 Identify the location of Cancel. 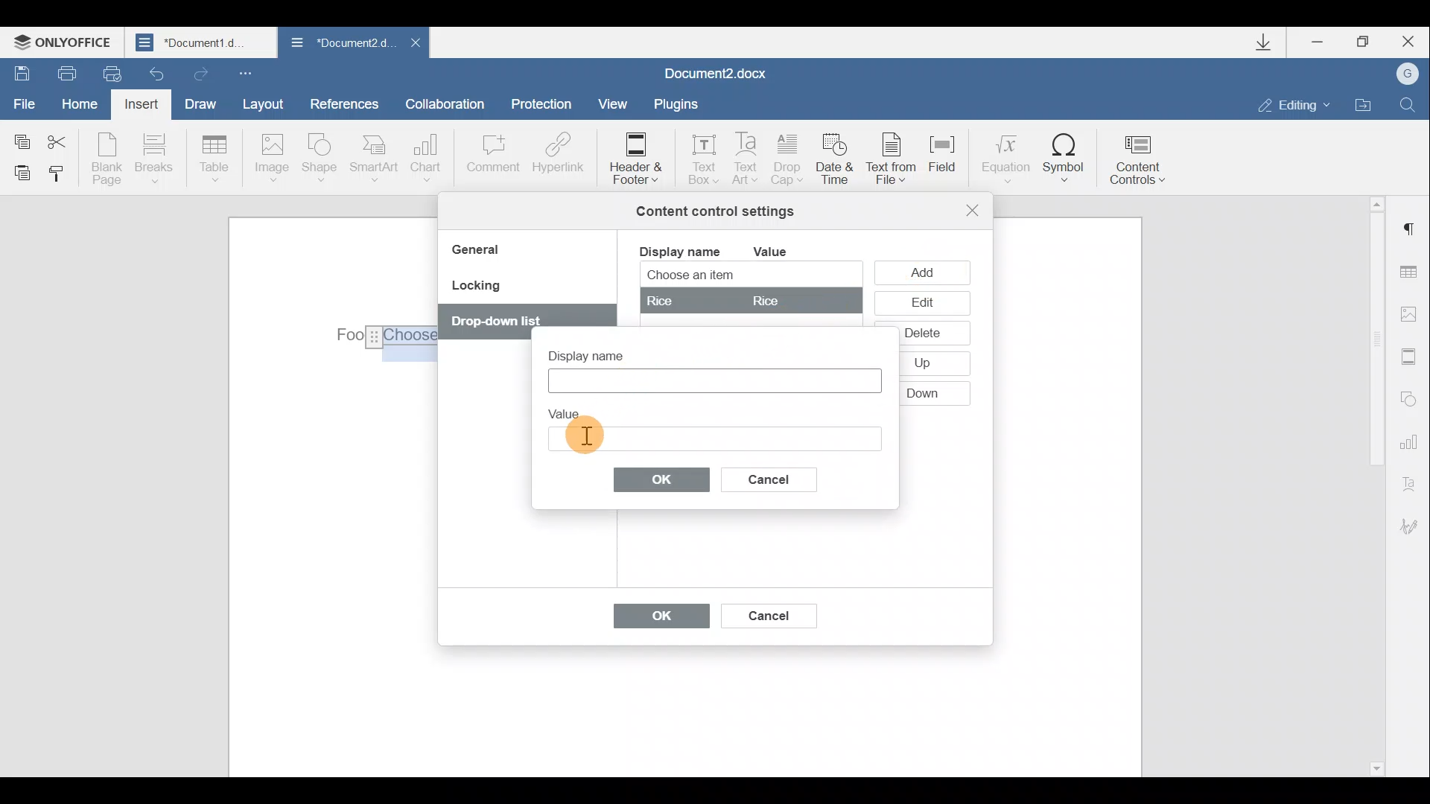
(767, 613).